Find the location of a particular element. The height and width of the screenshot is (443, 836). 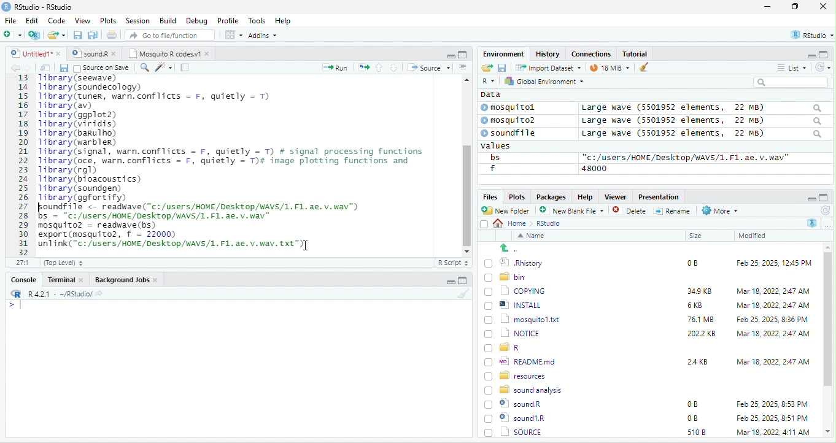

save is located at coordinates (79, 36).